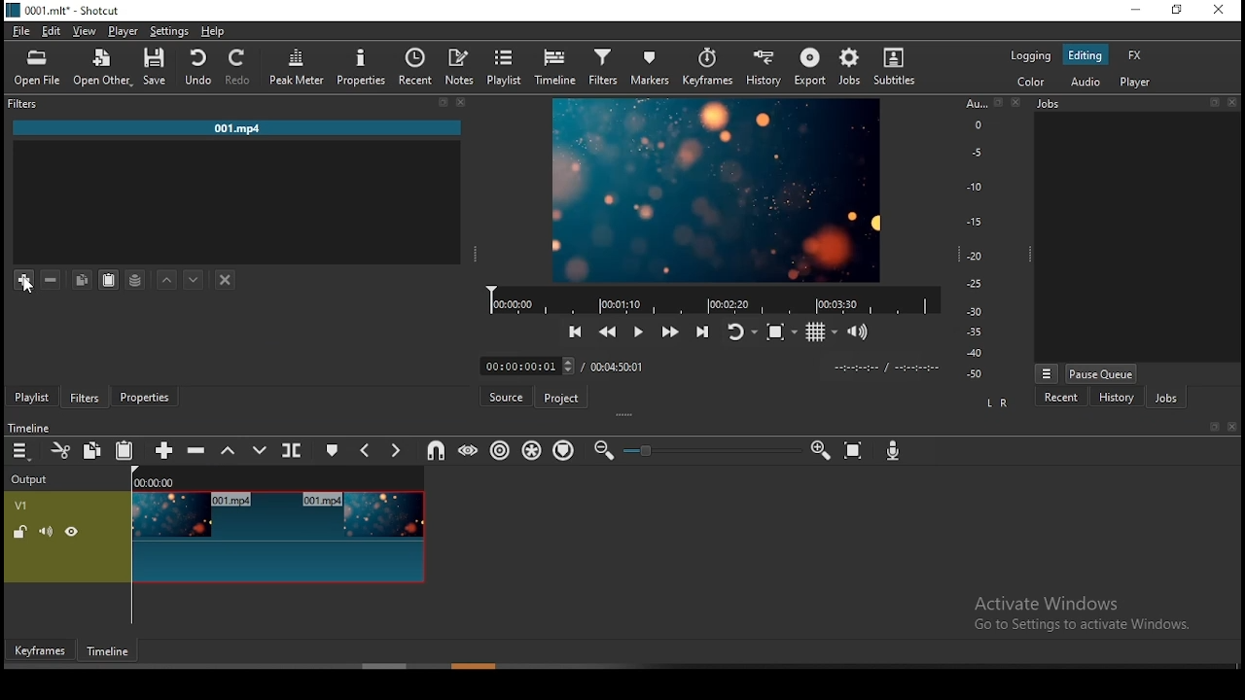 This screenshot has width=1245, height=700. Describe the element at coordinates (1082, 80) in the screenshot. I see `audio` at that location.